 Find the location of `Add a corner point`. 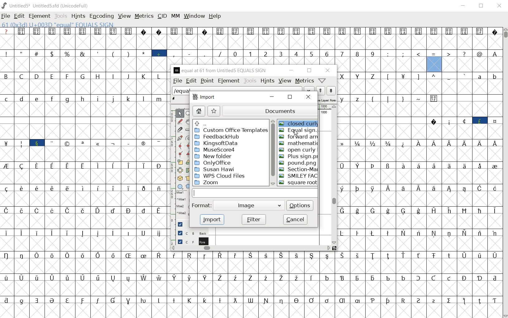

Add a corner point is located at coordinates (180, 154).